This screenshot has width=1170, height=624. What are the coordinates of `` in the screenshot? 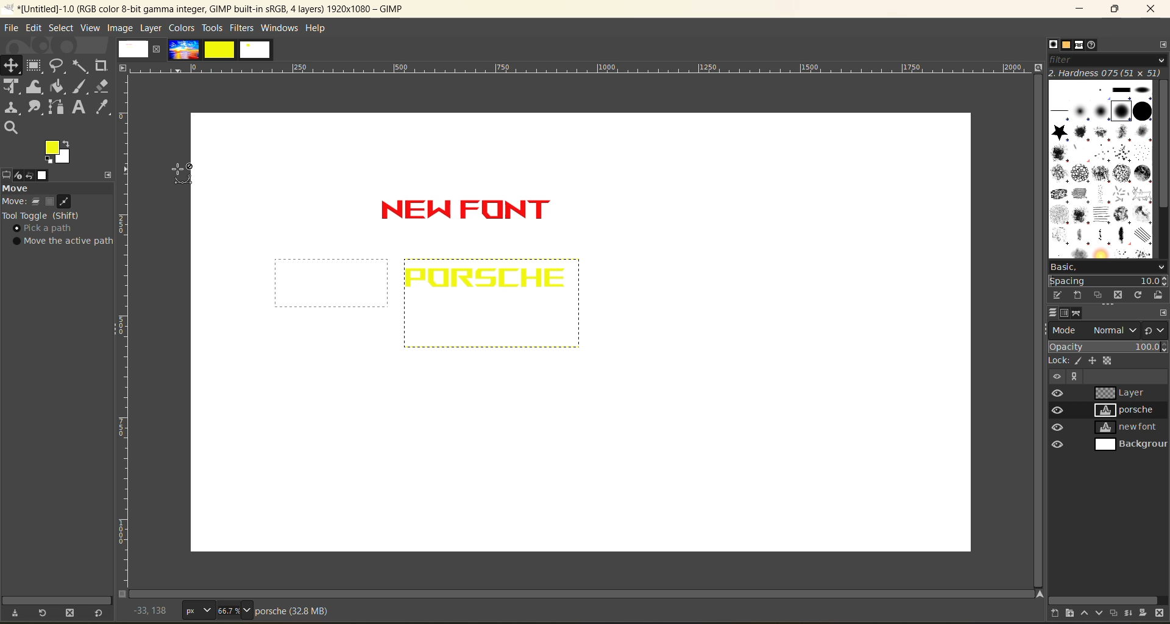 It's located at (1073, 377).